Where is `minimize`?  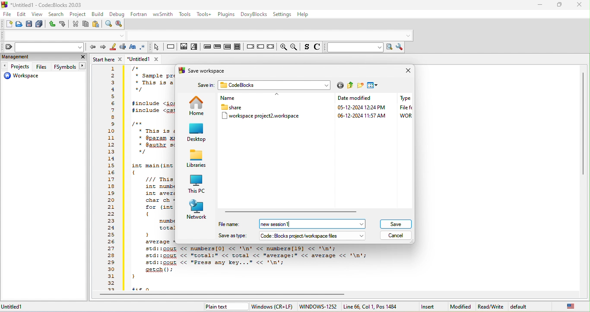 minimize is located at coordinates (540, 5).